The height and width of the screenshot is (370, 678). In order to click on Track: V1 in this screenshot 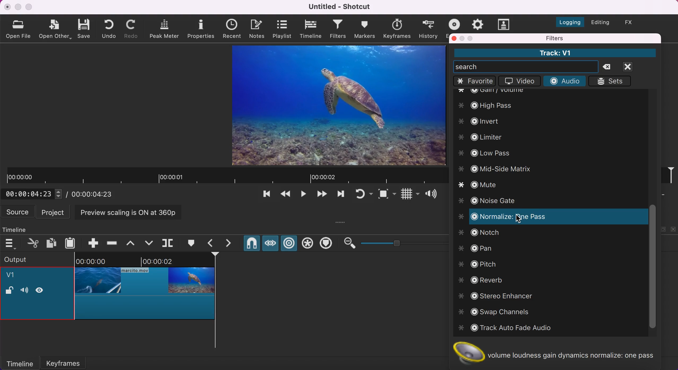, I will do `click(554, 53)`.